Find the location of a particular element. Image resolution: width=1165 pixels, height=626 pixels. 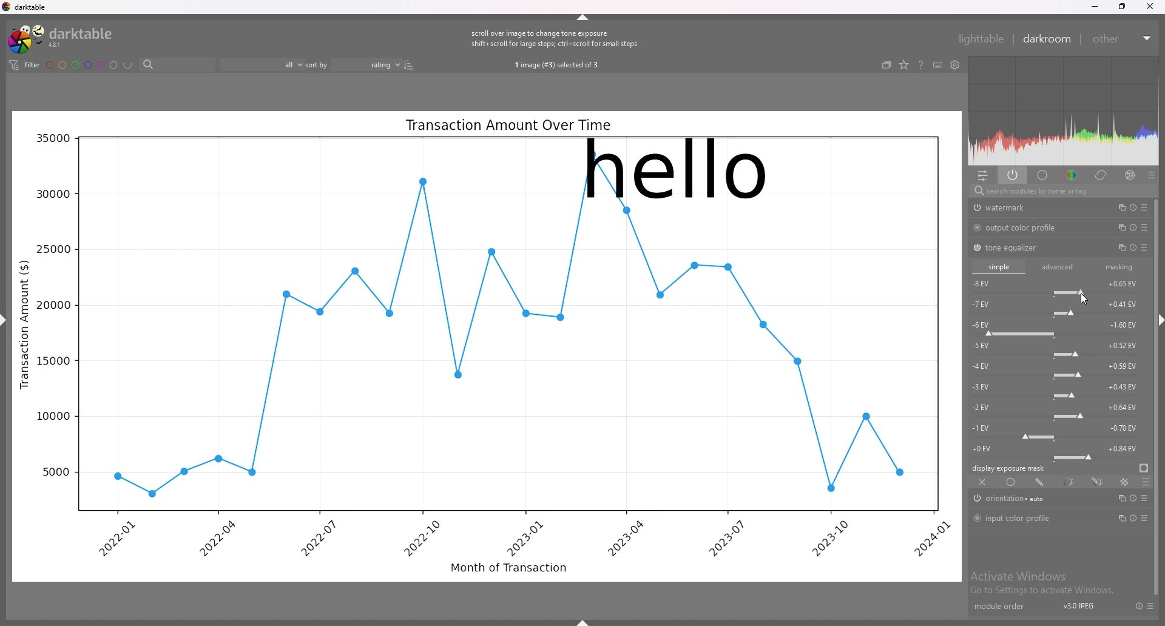

Transaction Amount ($) is located at coordinates (25, 323).